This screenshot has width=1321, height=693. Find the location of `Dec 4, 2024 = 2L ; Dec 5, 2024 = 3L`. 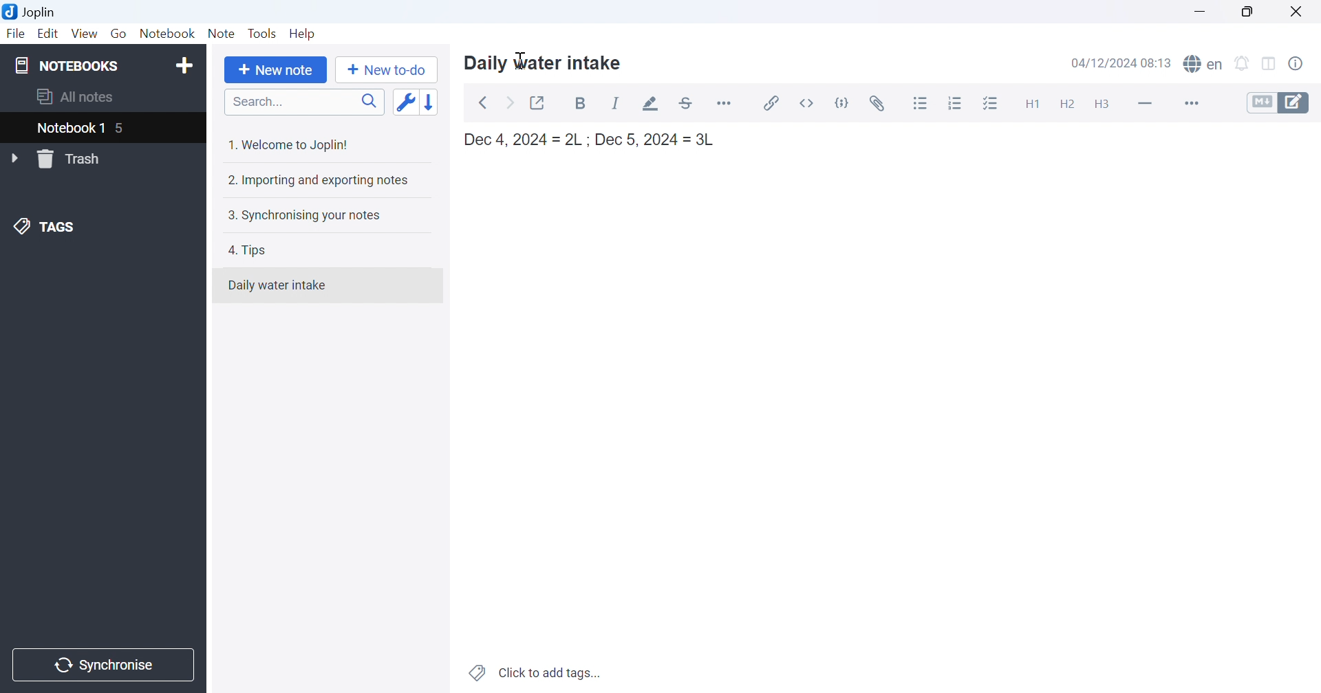

Dec 4, 2024 = 2L ; Dec 5, 2024 = 3L is located at coordinates (595, 140).